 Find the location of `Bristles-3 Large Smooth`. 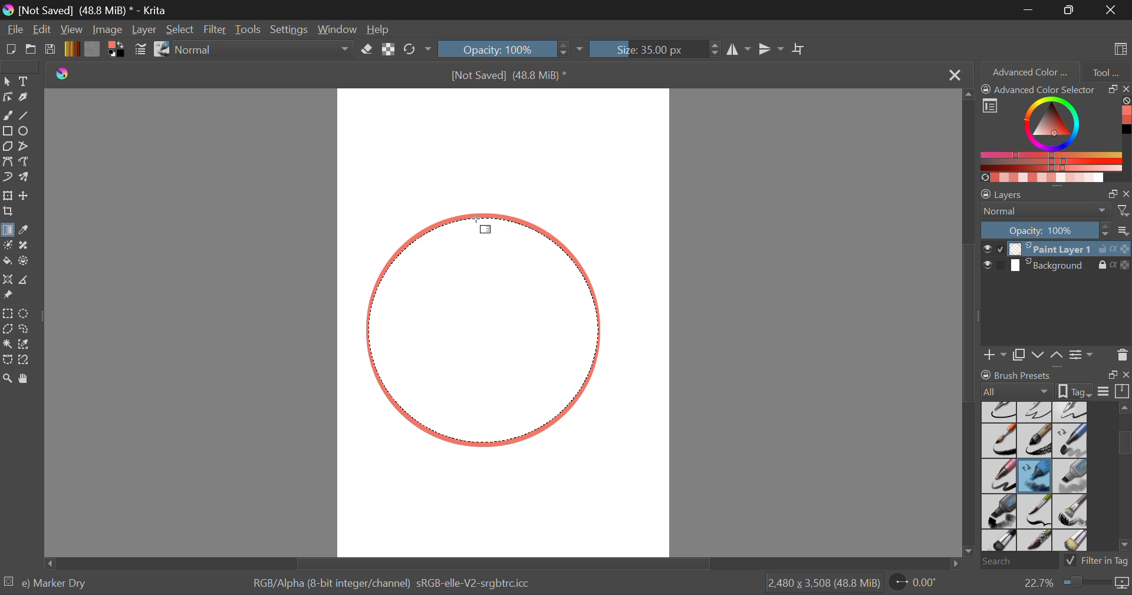

Bristles-3 Large Smooth is located at coordinates (998, 541).